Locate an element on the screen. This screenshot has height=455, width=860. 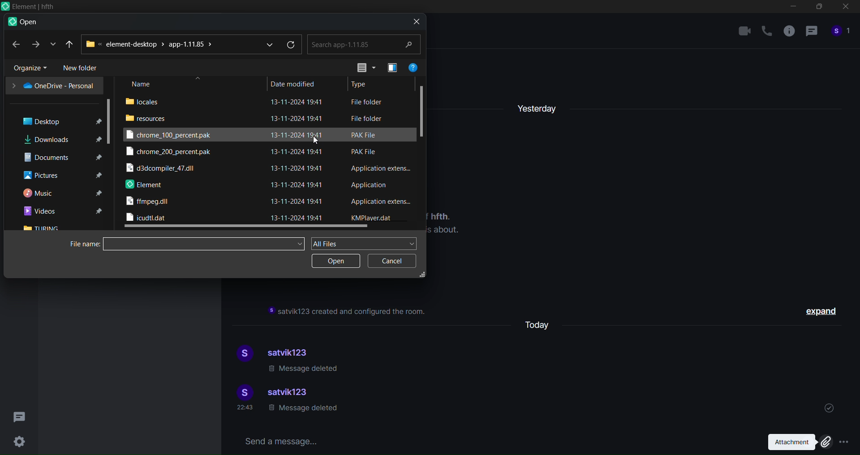
videos is located at coordinates (62, 212).